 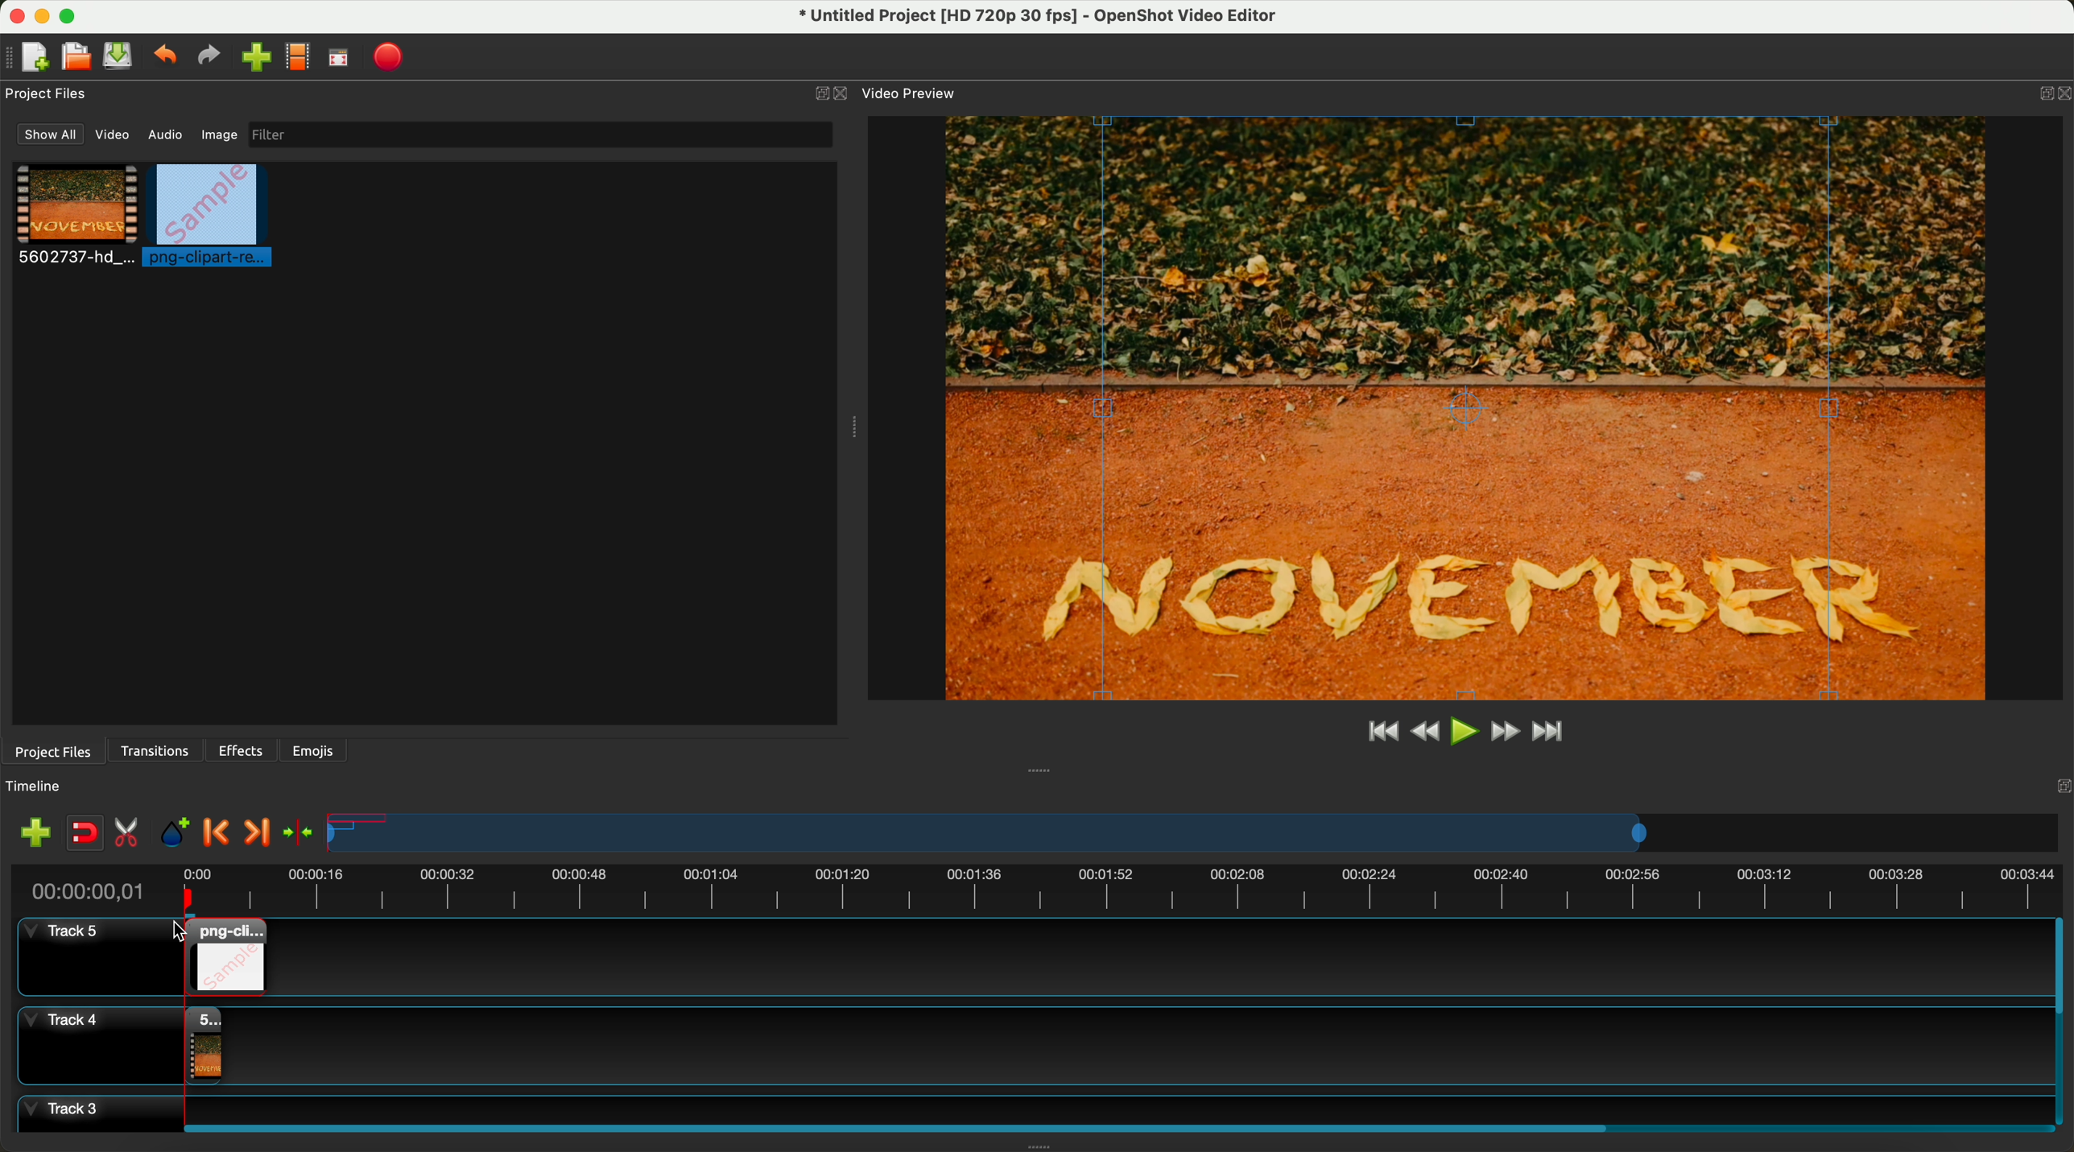 What do you see at coordinates (30, 57) in the screenshot?
I see `new file` at bounding box center [30, 57].